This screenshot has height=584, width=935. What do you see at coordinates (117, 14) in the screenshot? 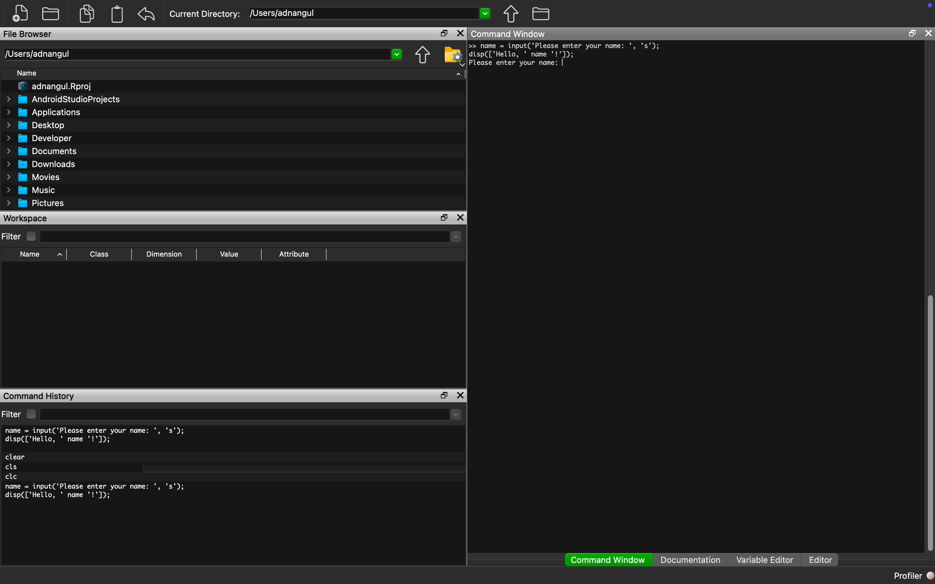
I see `clipboard` at bounding box center [117, 14].